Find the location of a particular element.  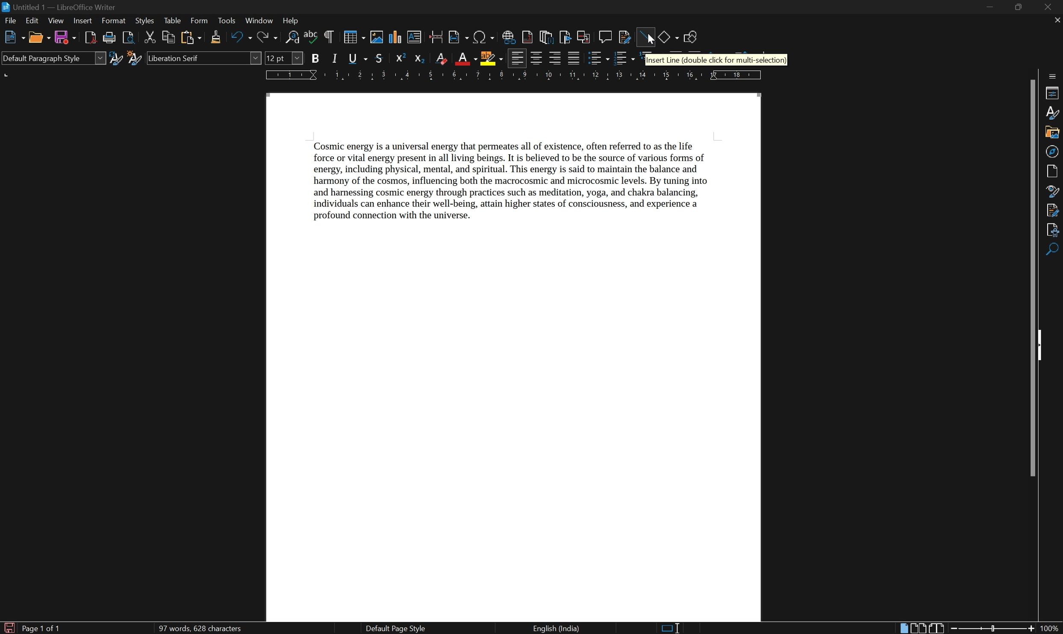

window is located at coordinates (259, 20).